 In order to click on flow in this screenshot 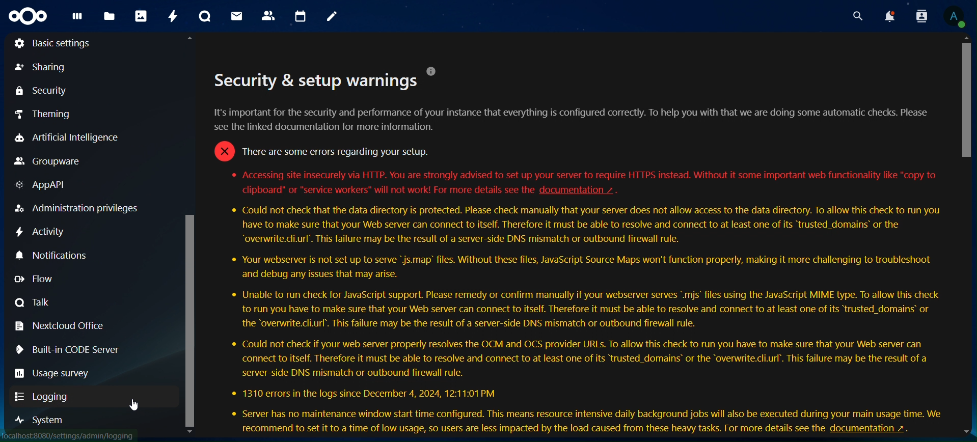, I will do `click(48, 281)`.